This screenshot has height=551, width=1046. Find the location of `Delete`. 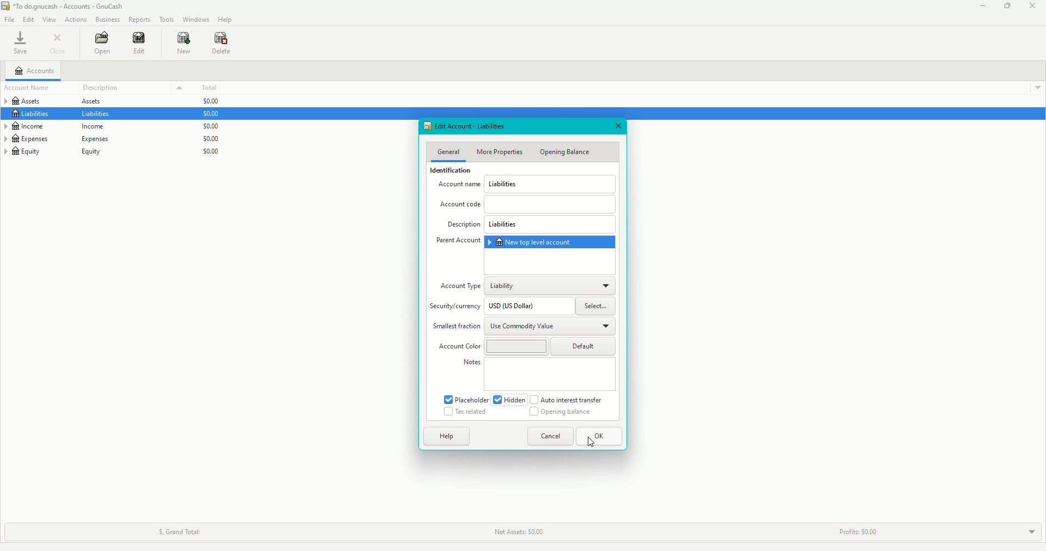

Delete is located at coordinates (223, 42).